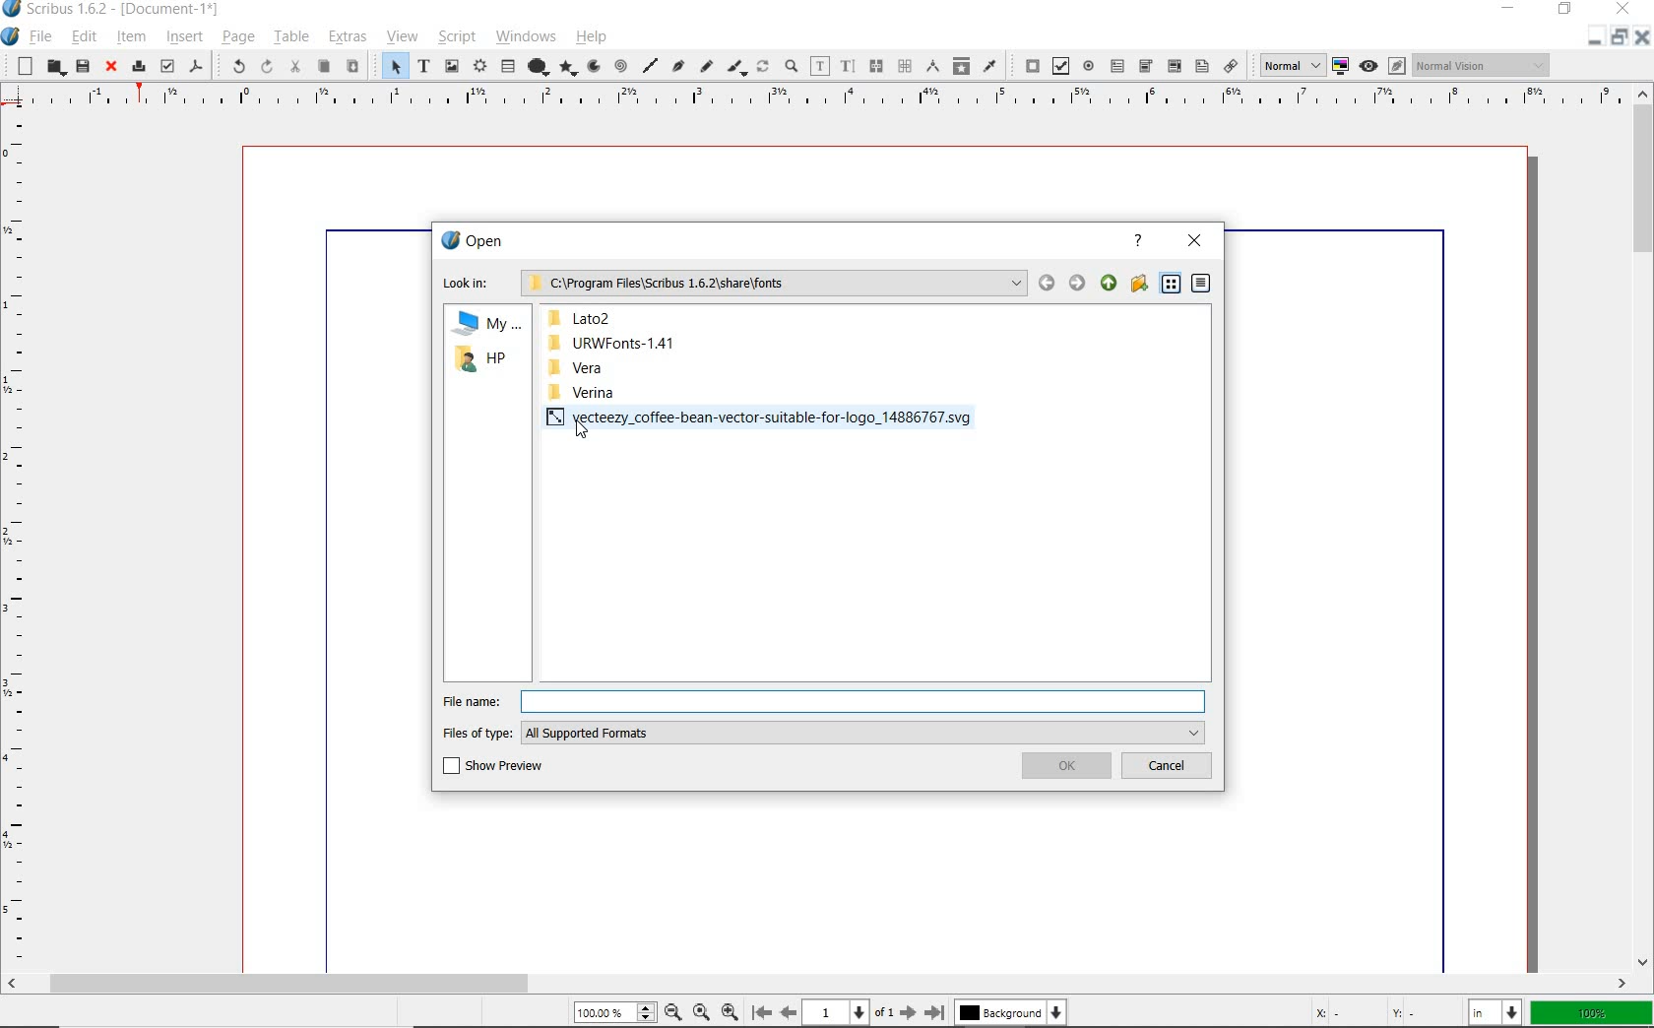 This screenshot has height=1028, width=1654. I want to click on close, so click(1198, 239).